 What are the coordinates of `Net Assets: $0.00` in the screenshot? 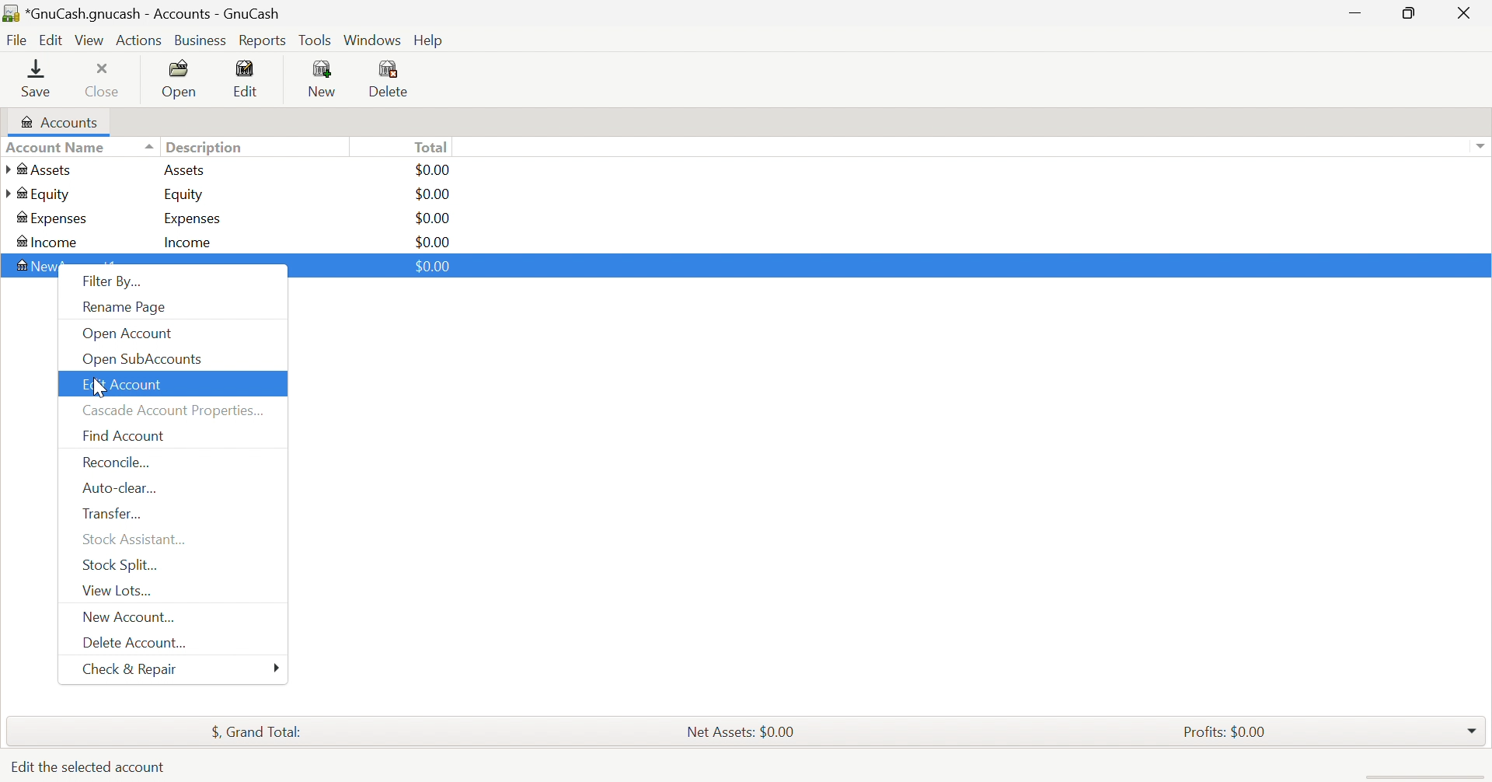 It's located at (741, 731).